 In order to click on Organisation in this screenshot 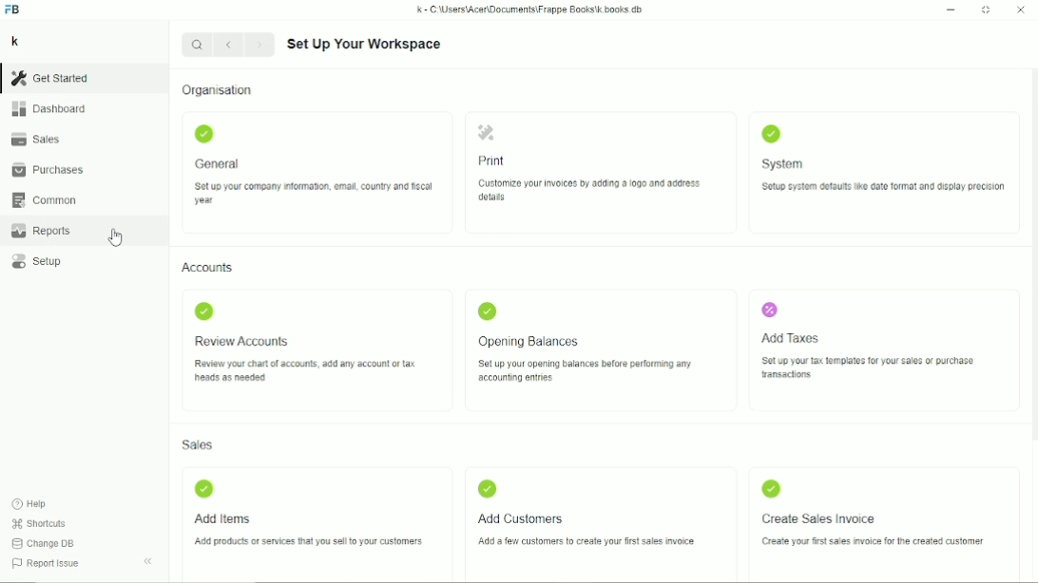, I will do `click(217, 89)`.